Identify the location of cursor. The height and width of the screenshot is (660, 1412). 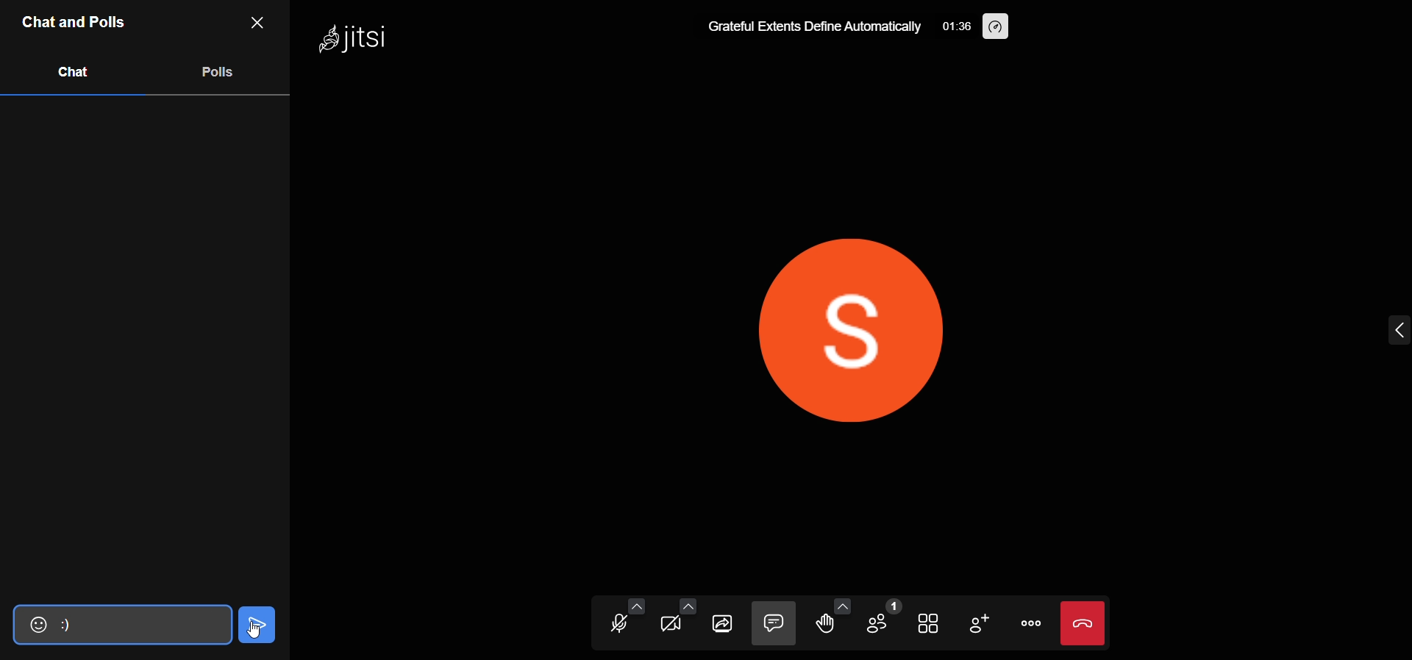
(257, 623).